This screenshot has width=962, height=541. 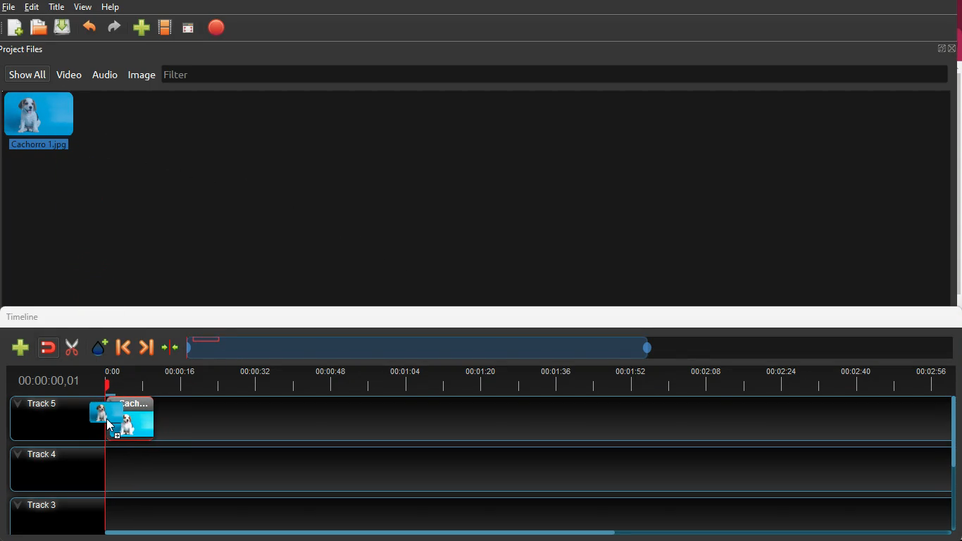 What do you see at coordinates (18, 348) in the screenshot?
I see `add` at bounding box center [18, 348].